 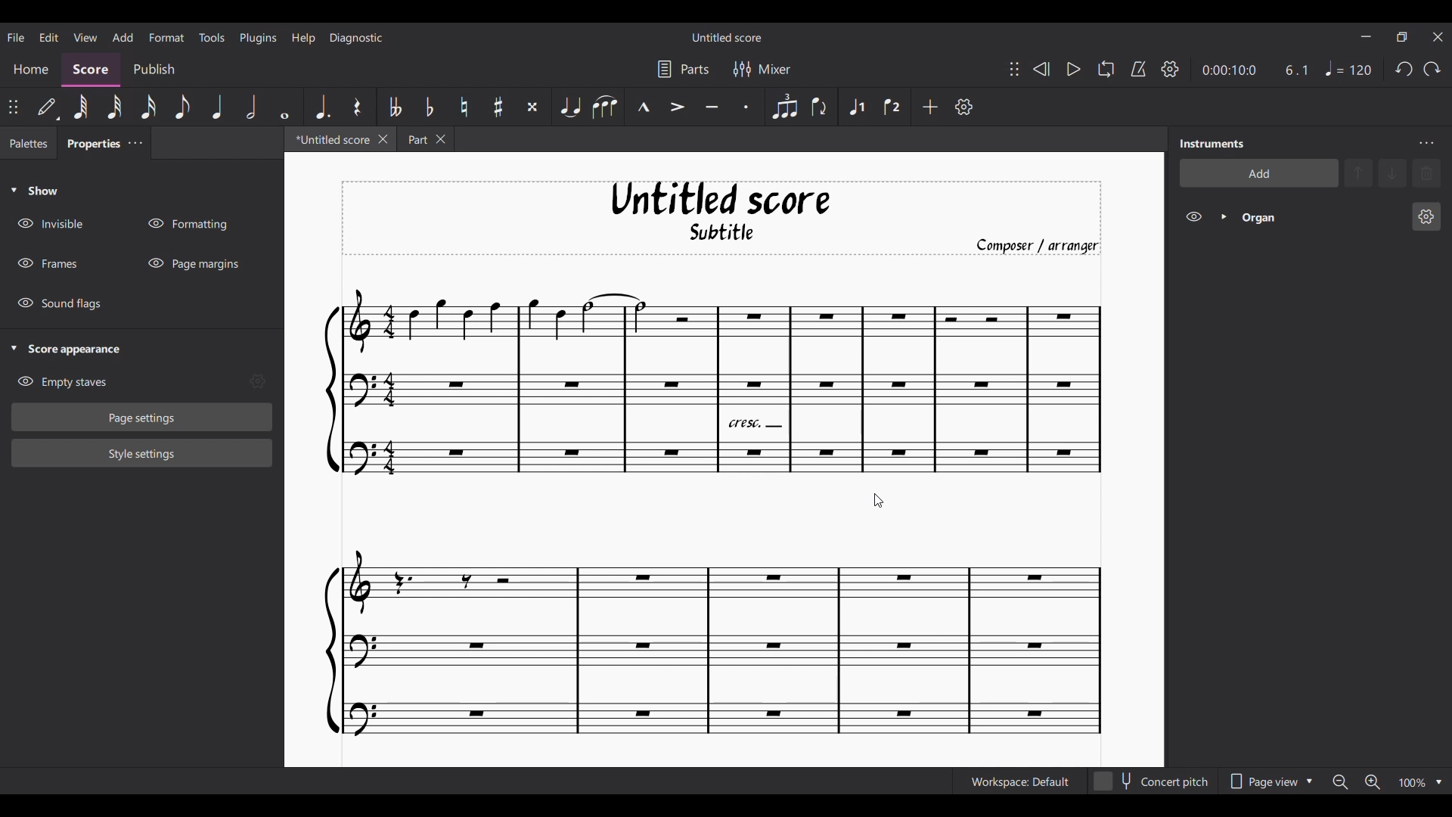 I want to click on Current score, so click(x=714, y=513).